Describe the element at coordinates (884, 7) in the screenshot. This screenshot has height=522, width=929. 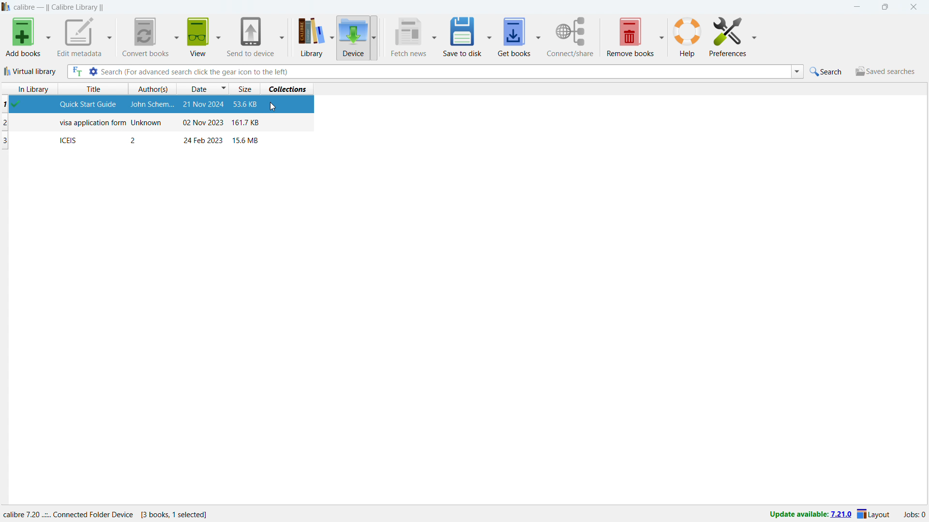
I see `maximize` at that location.